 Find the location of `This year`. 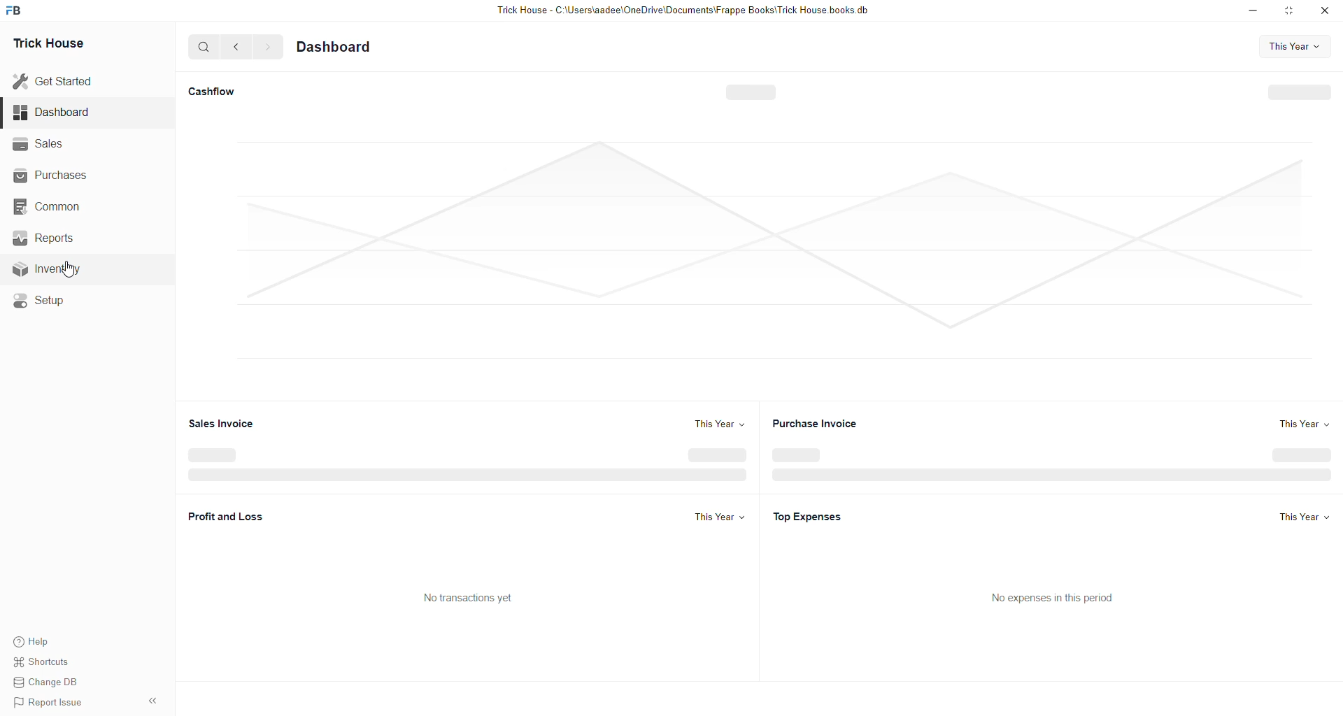

This year is located at coordinates (1303, 520).